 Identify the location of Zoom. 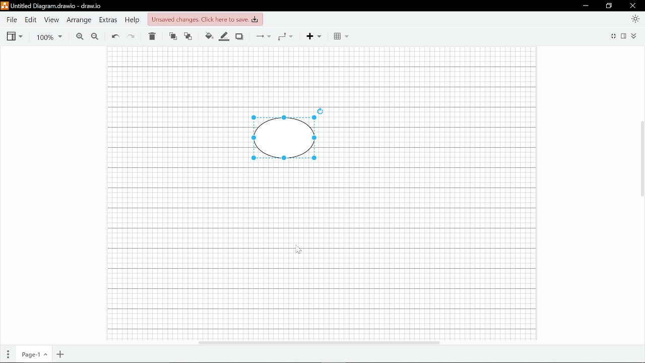
(47, 37).